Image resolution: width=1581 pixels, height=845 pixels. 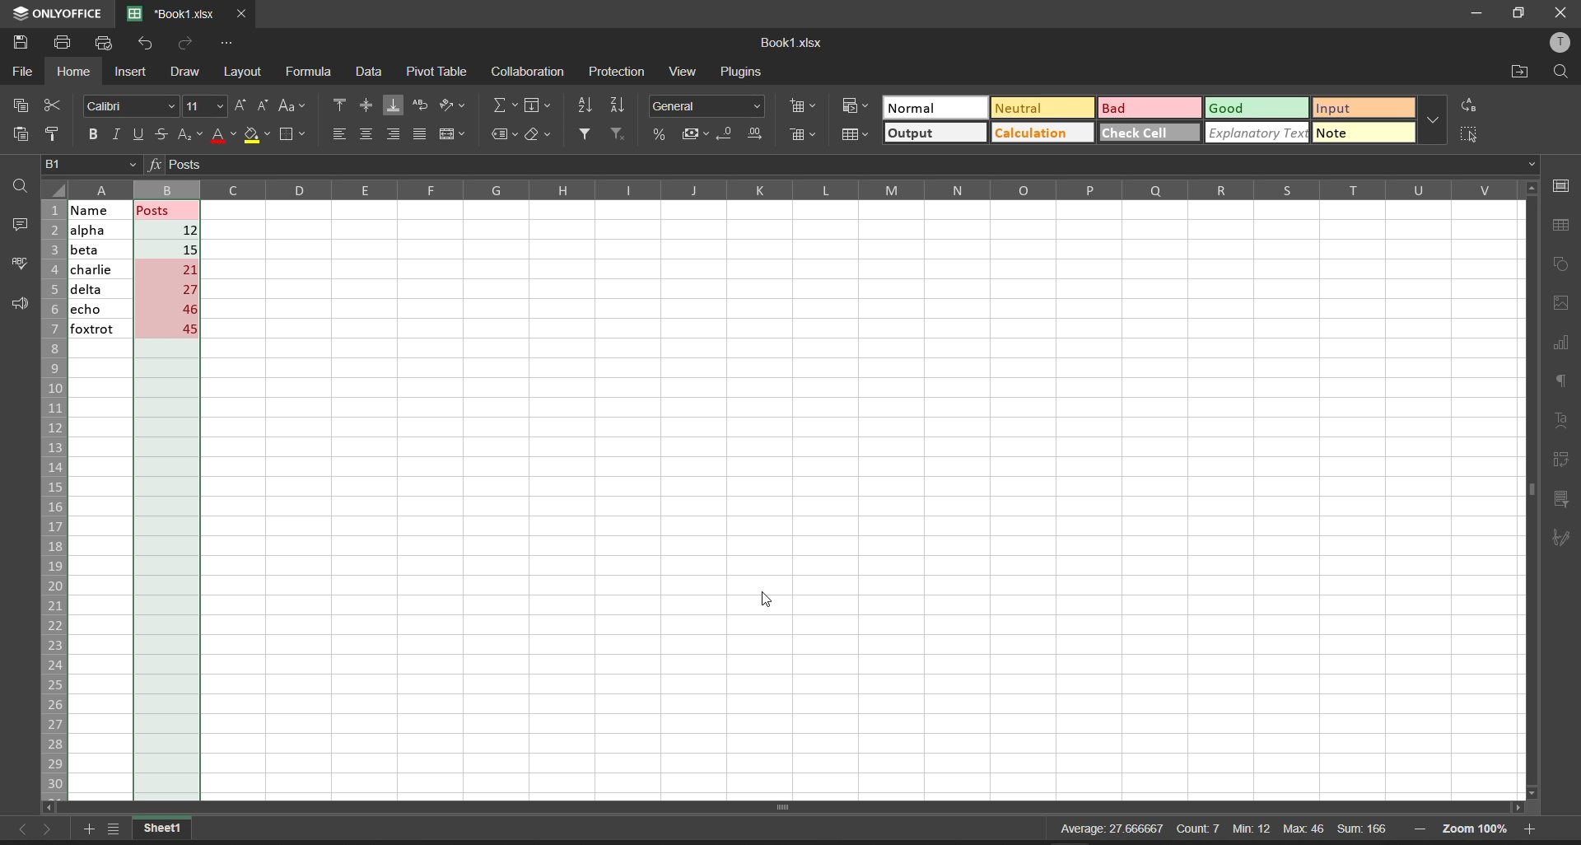 I want to click on table settings, so click(x=1565, y=226).